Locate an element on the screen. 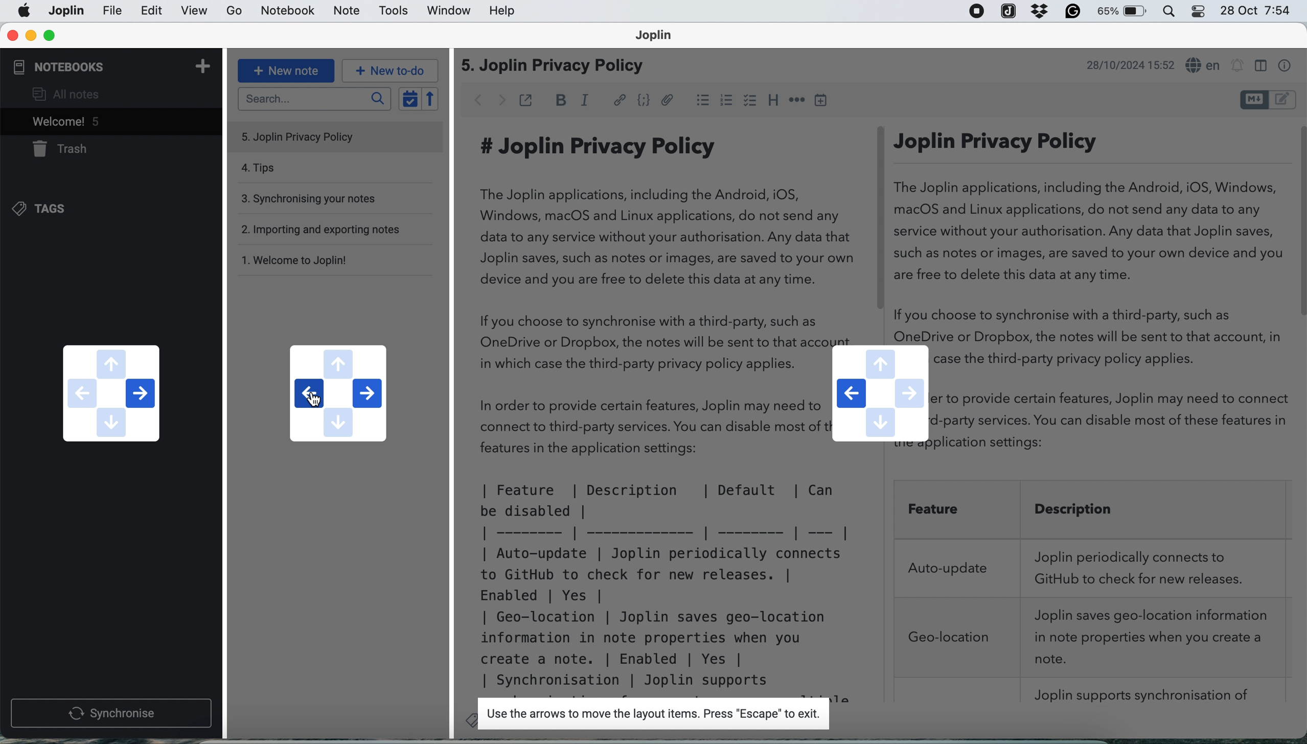 The image size is (1307, 744). tools is located at coordinates (394, 11).